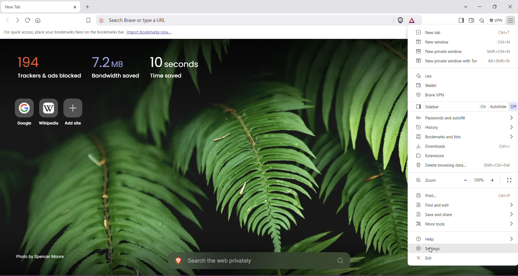 This screenshot has height=276, width=518. What do you see at coordinates (496, 20) in the screenshot?
I see `Brave Firewall + VPN` at bounding box center [496, 20].